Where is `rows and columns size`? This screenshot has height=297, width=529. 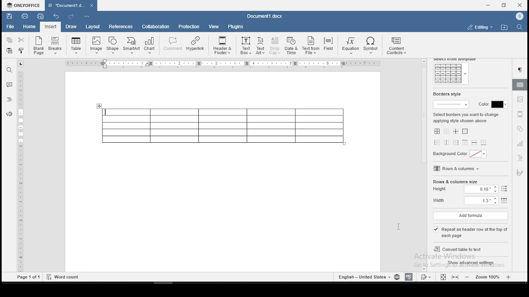
rows and columns size is located at coordinates (455, 182).